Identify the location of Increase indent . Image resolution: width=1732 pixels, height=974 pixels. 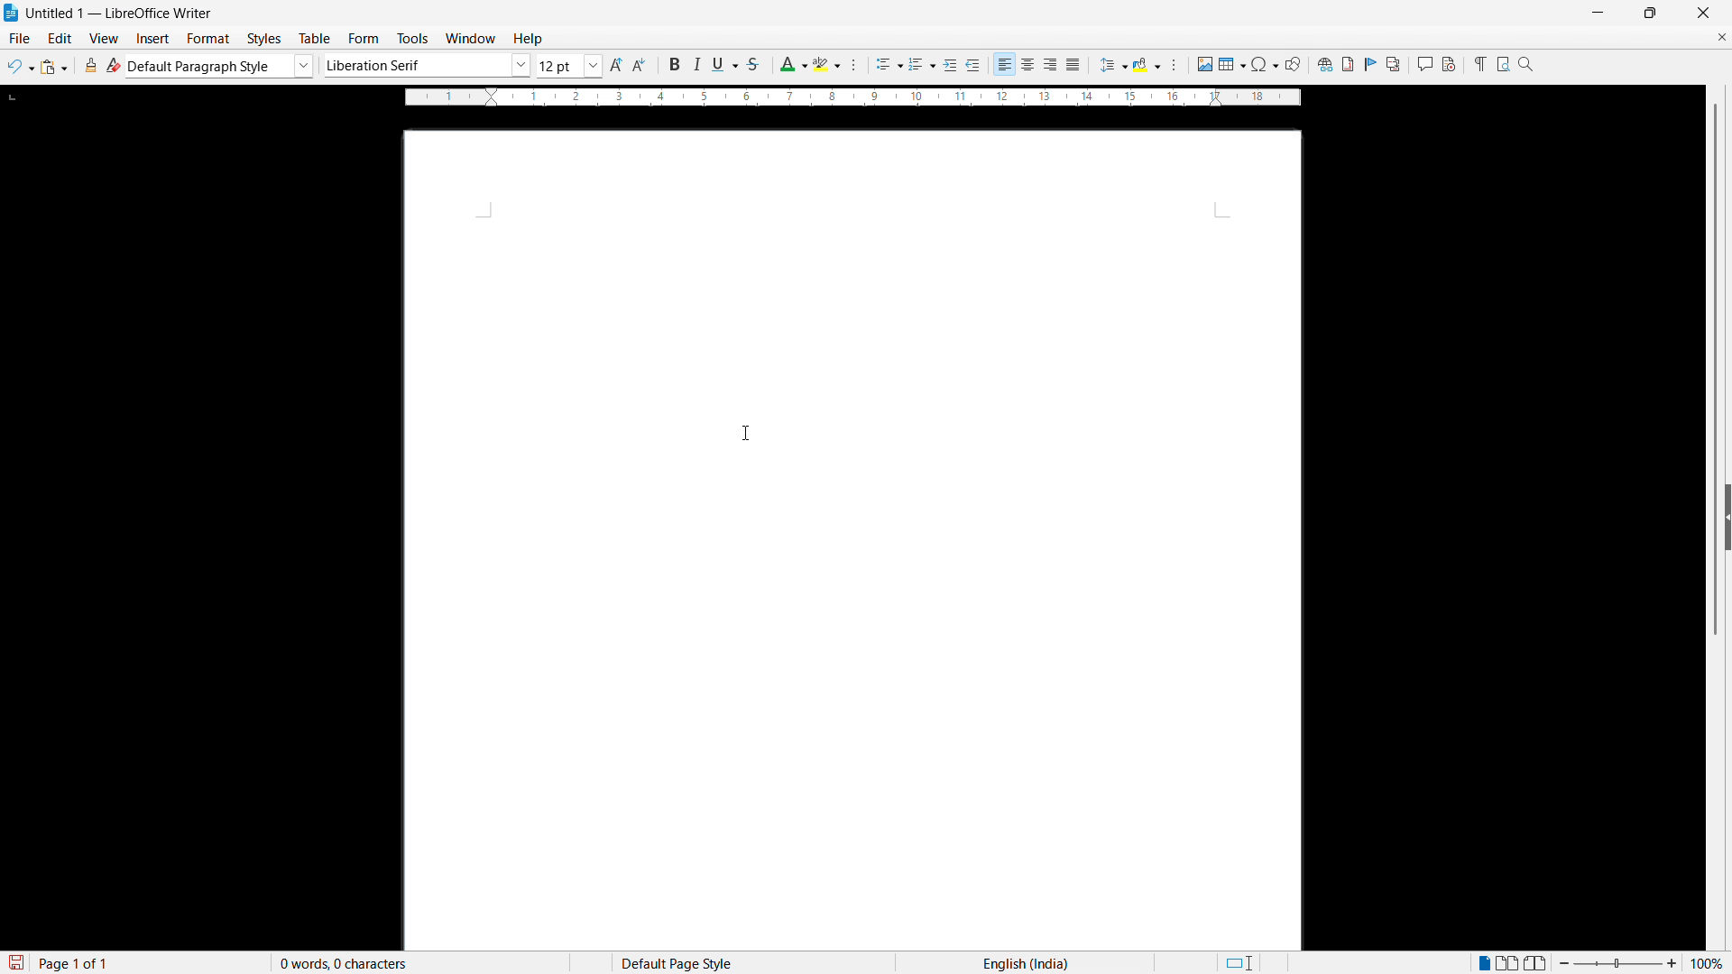
(951, 66).